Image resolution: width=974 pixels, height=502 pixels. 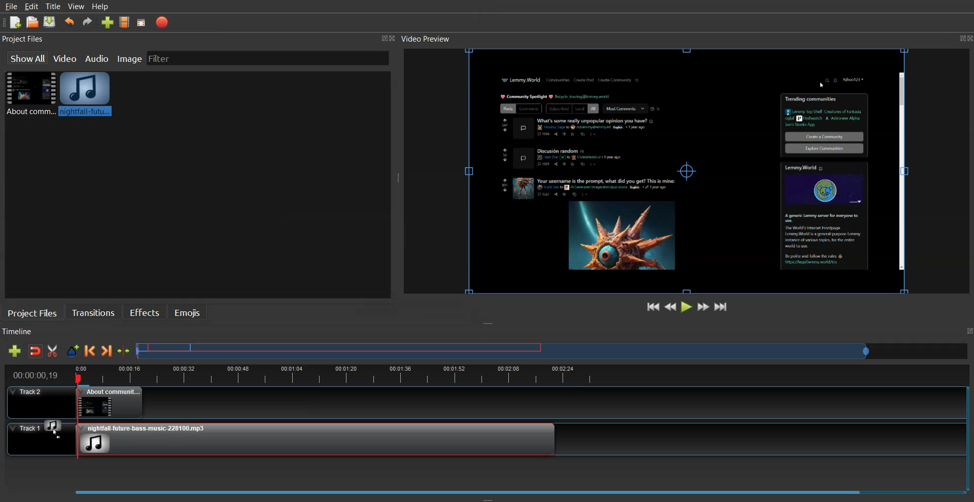 What do you see at coordinates (188, 312) in the screenshot?
I see `Emojis` at bounding box center [188, 312].